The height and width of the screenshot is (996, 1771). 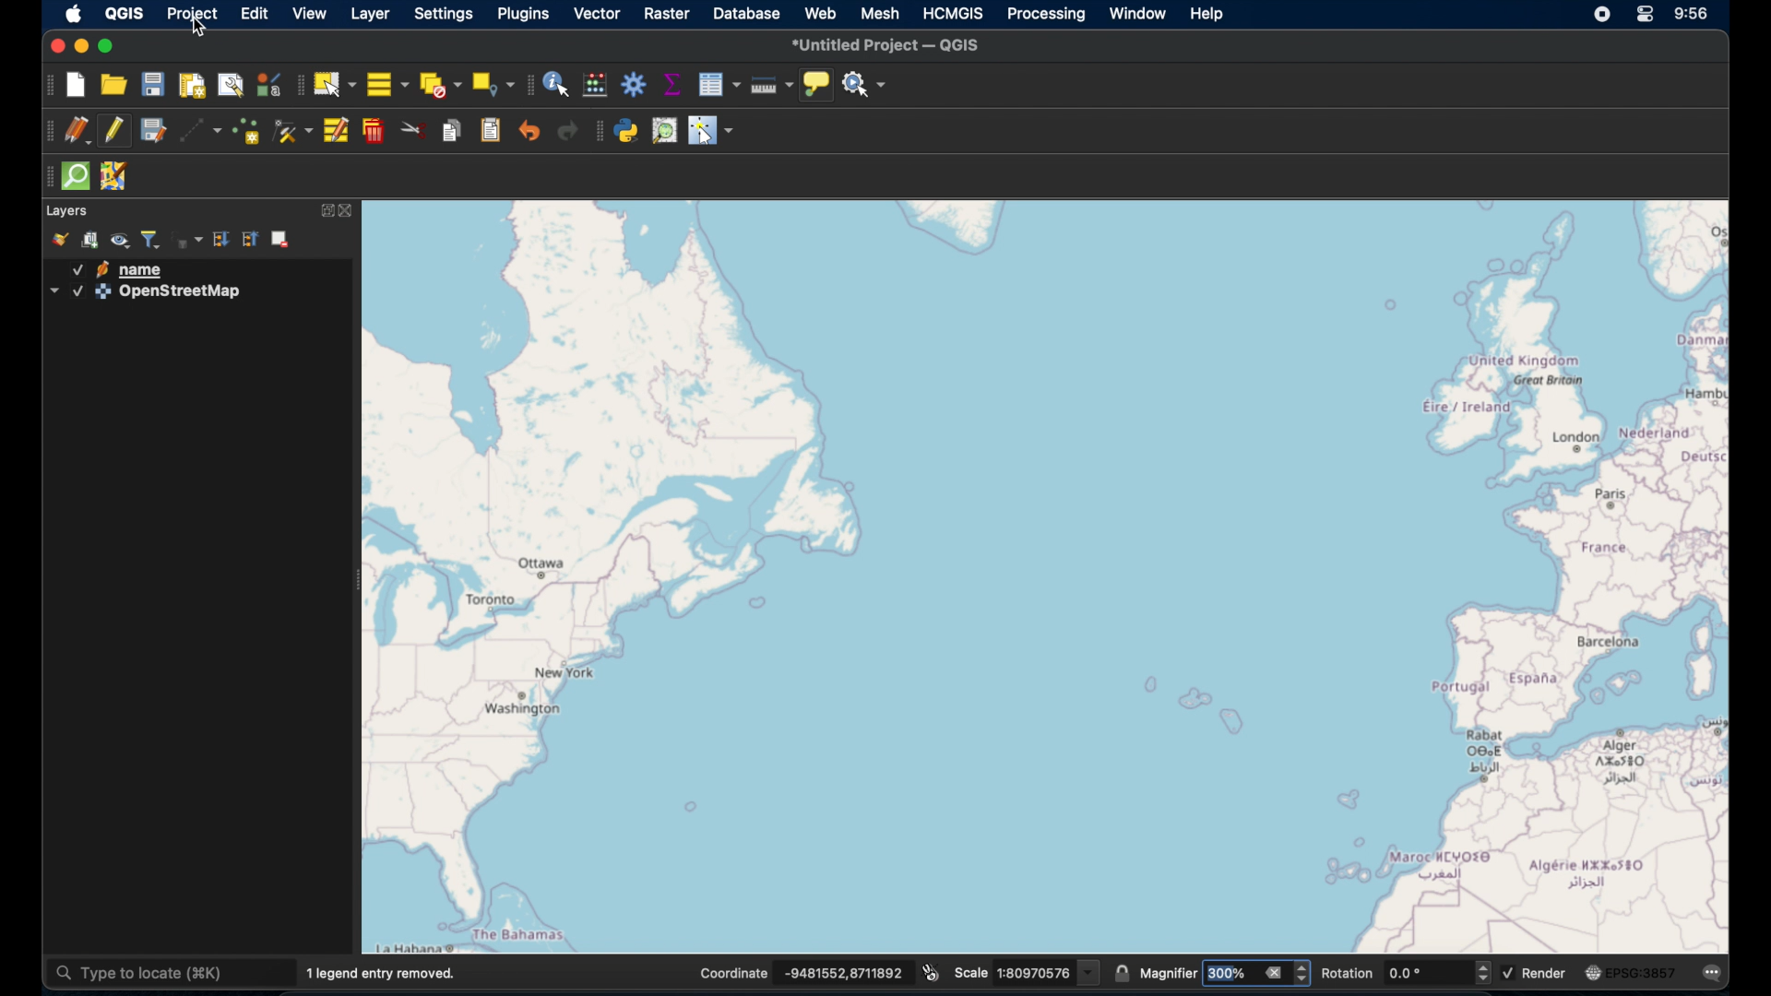 What do you see at coordinates (626, 133) in the screenshot?
I see `python console` at bounding box center [626, 133].